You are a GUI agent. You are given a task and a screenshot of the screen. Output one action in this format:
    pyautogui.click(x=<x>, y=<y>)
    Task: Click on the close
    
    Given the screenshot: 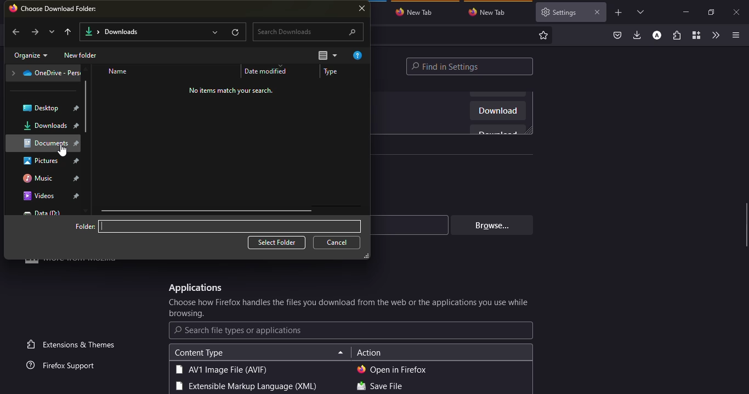 What is the action you would take?
    pyautogui.click(x=597, y=12)
    